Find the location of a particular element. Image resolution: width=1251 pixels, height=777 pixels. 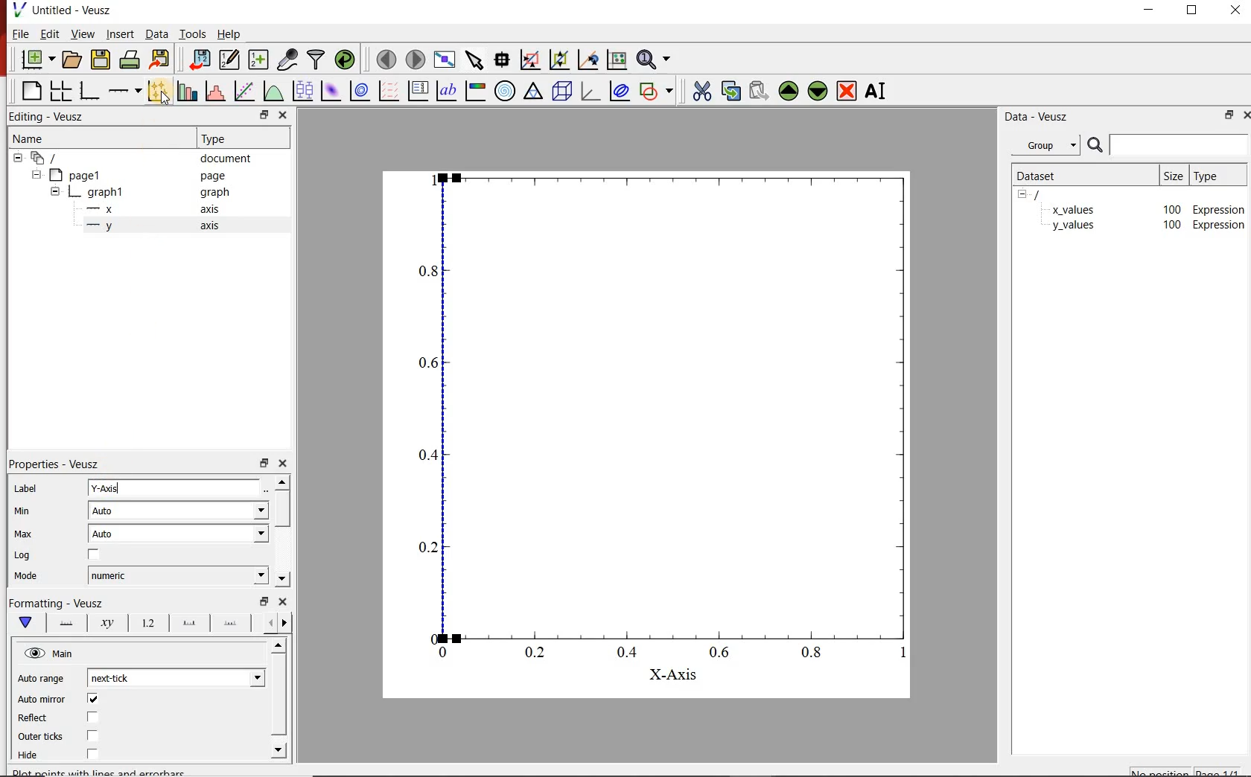

type is located at coordinates (1216, 176).